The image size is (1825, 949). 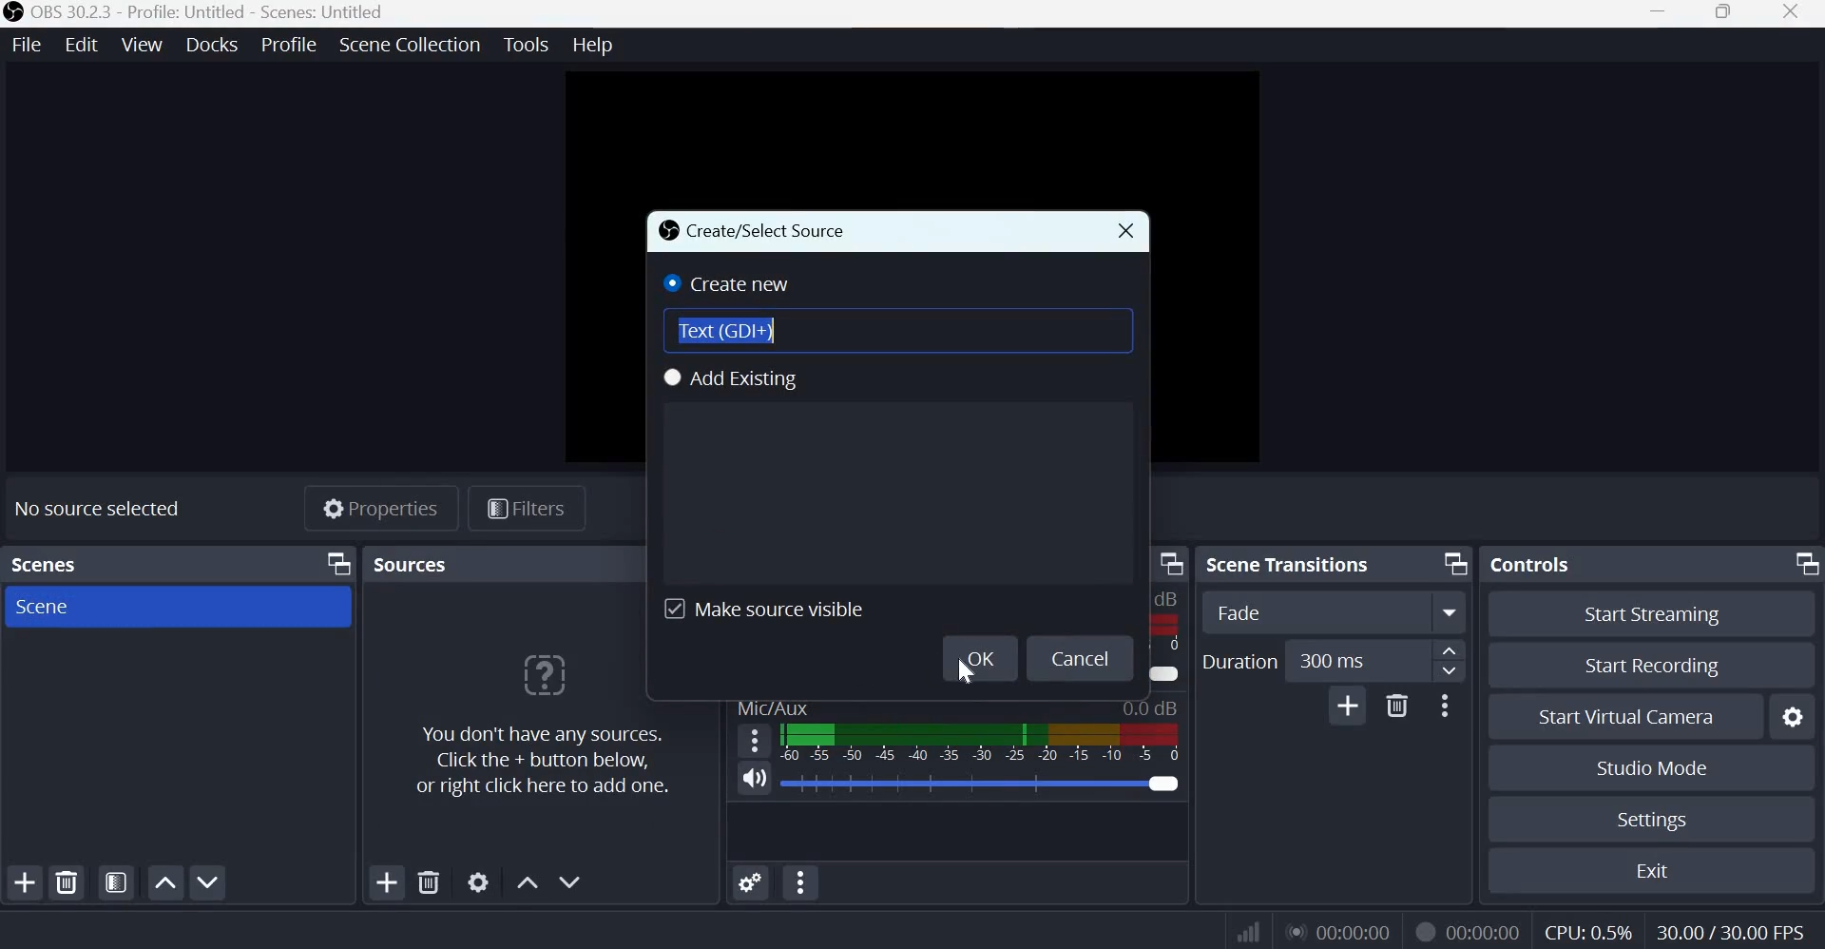 I want to click on Close, so click(x=1796, y=14).